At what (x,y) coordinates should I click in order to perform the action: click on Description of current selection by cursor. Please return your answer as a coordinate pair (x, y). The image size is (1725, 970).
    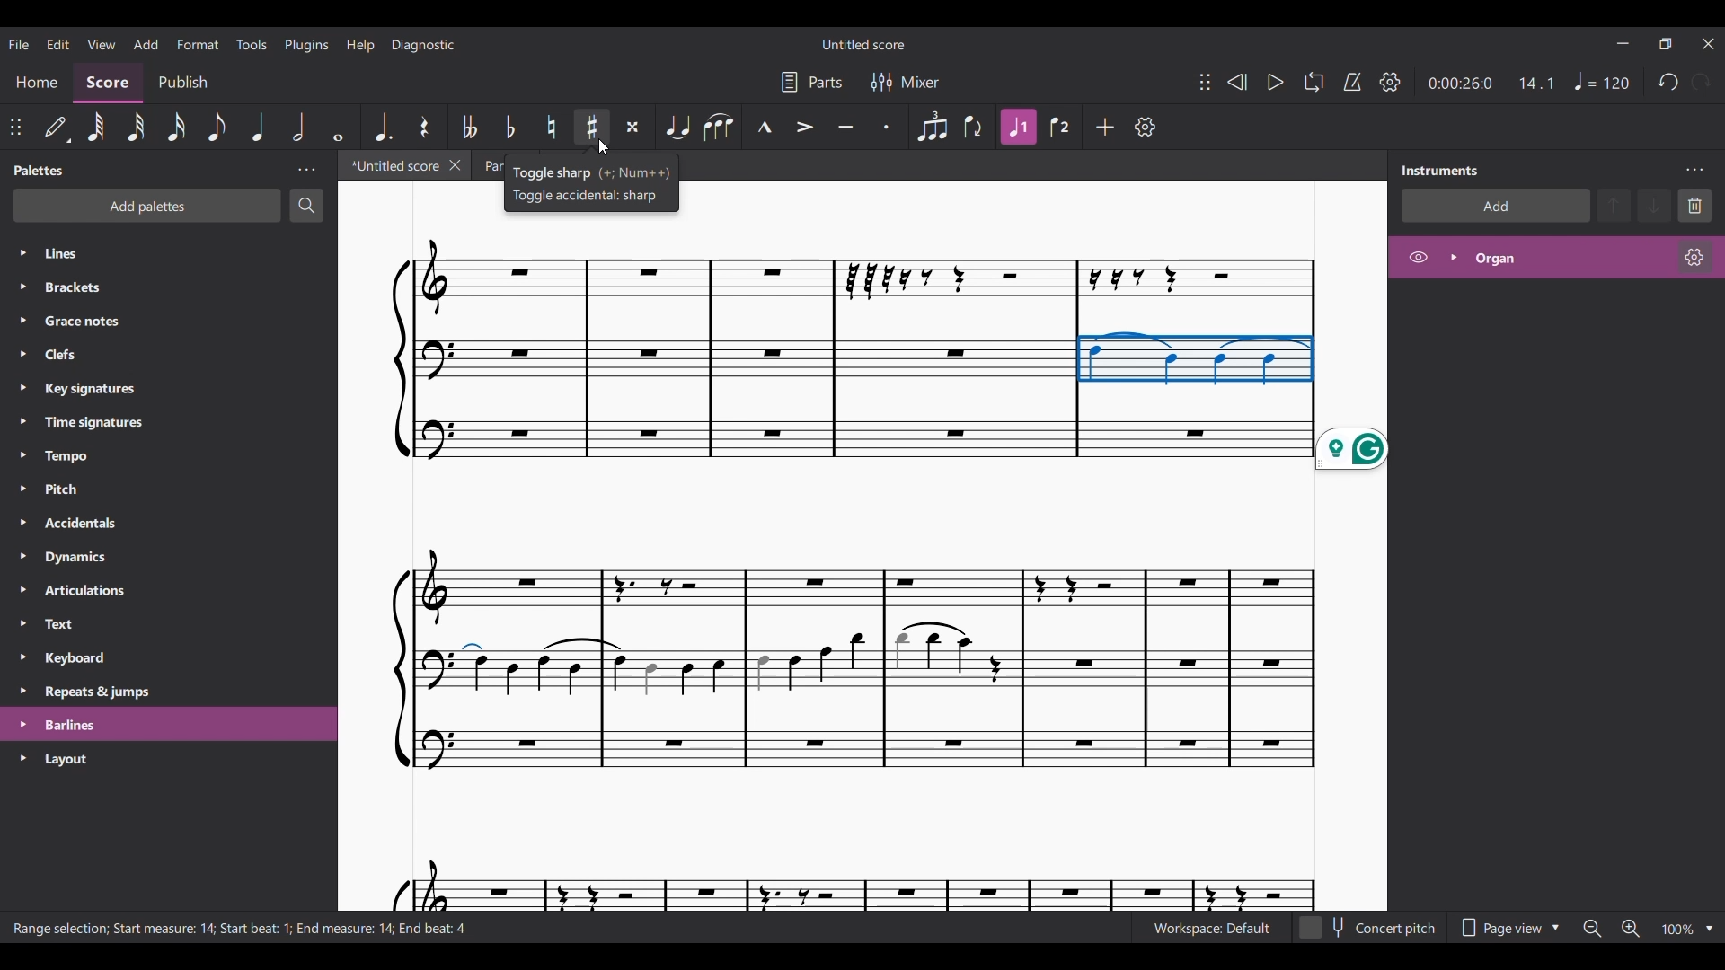
    Looking at the image, I should click on (589, 183).